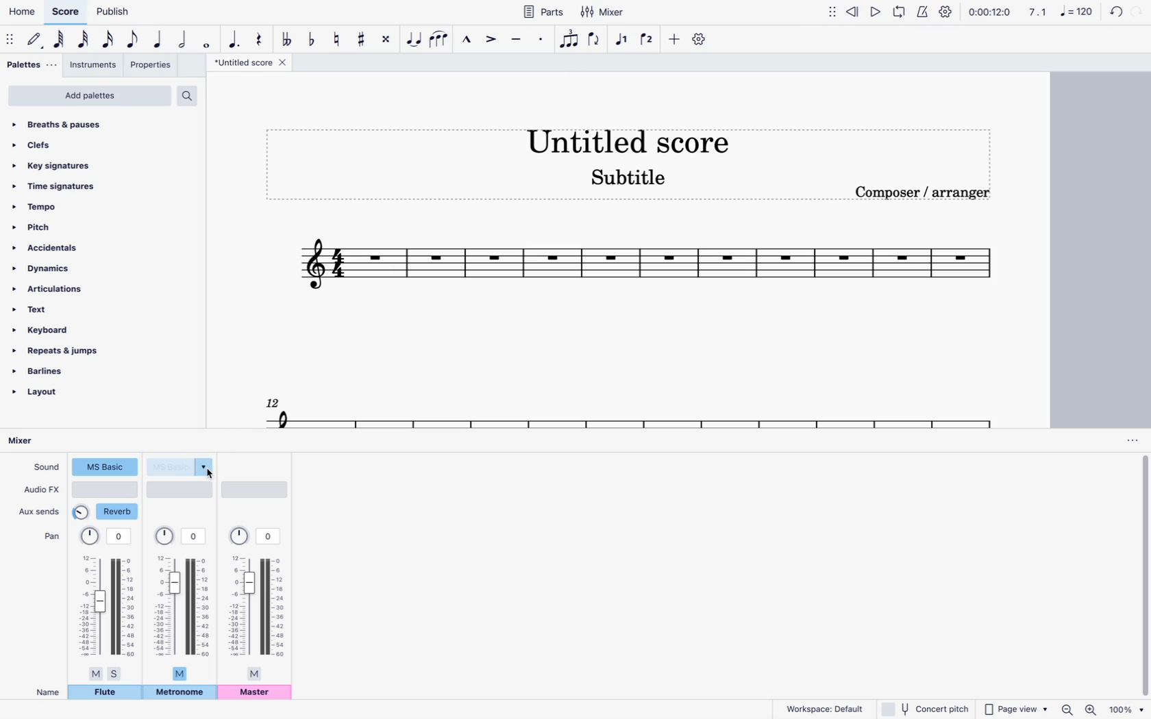  I want to click on sound type, so click(182, 466).